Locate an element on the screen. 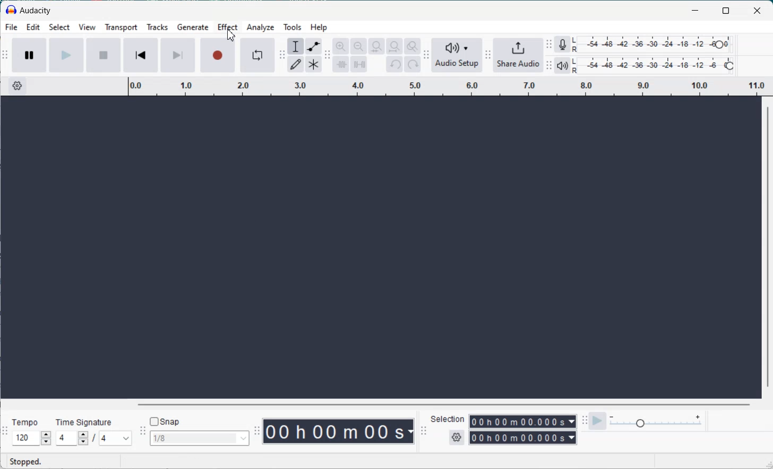  Select is located at coordinates (59, 28).